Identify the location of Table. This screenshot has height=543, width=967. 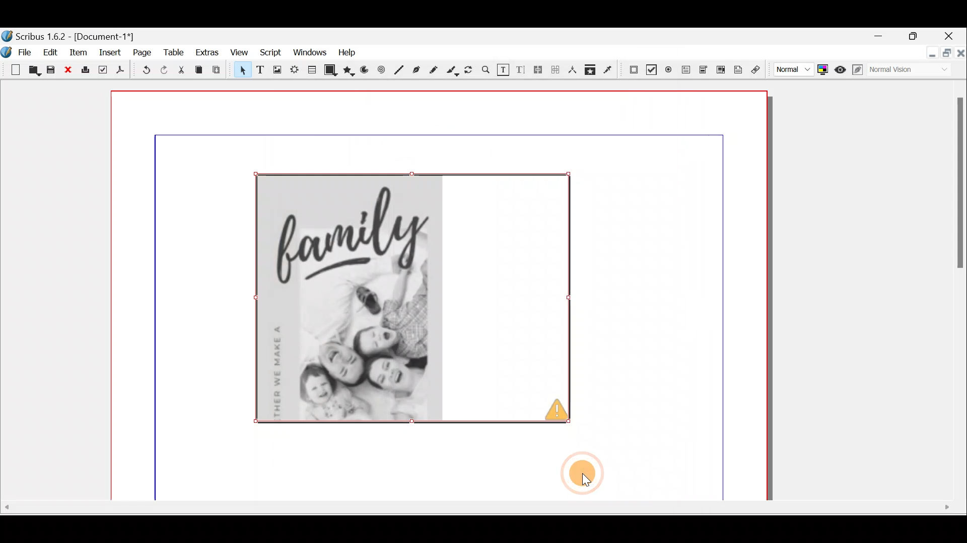
(175, 53).